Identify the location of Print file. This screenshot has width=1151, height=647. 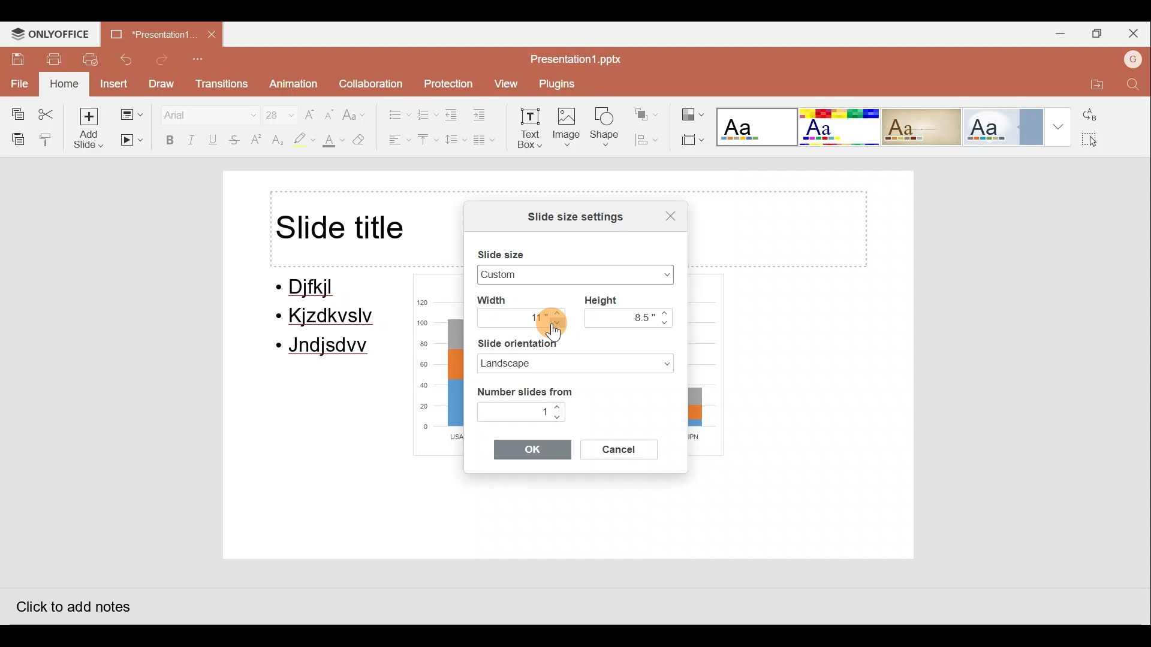
(54, 58).